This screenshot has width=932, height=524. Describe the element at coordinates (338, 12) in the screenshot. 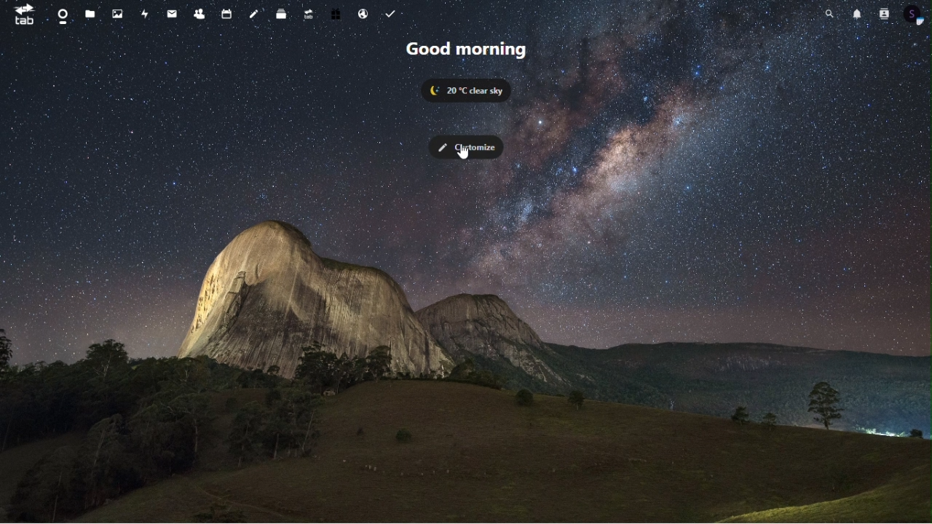

I see `free trial` at that location.